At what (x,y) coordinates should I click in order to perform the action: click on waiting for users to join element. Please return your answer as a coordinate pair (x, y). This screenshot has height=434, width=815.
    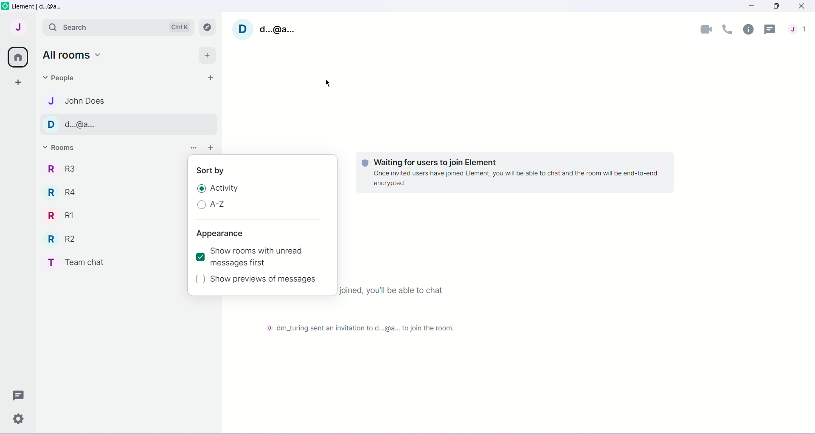
    Looking at the image, I should click on (447, 160).